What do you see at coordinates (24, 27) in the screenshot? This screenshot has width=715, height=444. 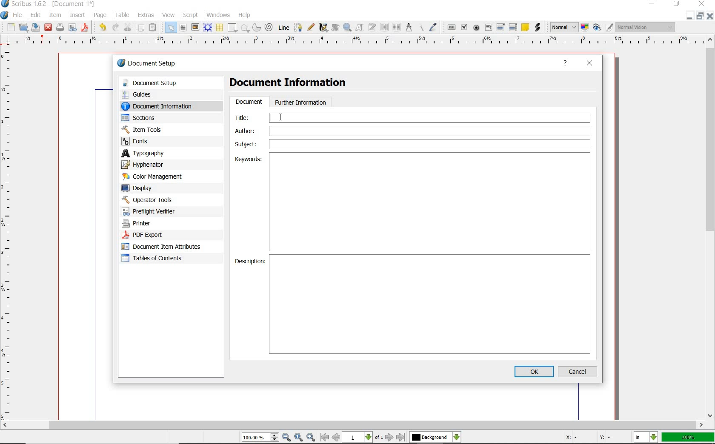 I see `open` at bounding box center [24, 27].